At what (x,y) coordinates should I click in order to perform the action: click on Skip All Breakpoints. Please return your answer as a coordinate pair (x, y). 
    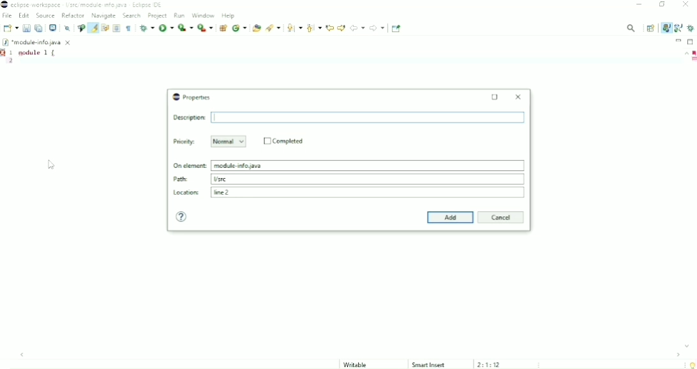
    Looking at the image, I should click on (66, 28).